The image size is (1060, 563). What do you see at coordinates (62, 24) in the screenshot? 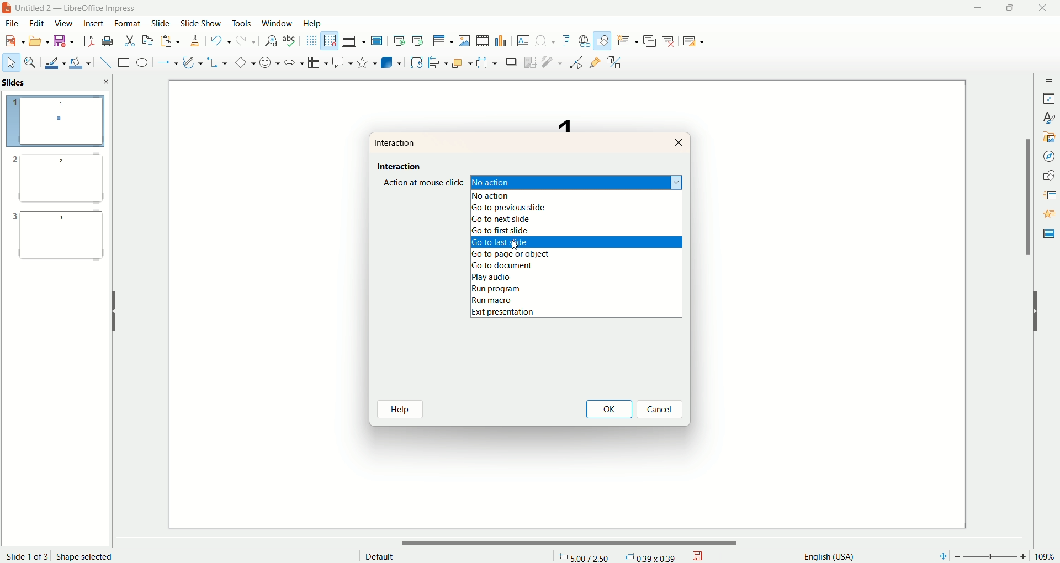
I see `view` at bounding box center [62, 24].